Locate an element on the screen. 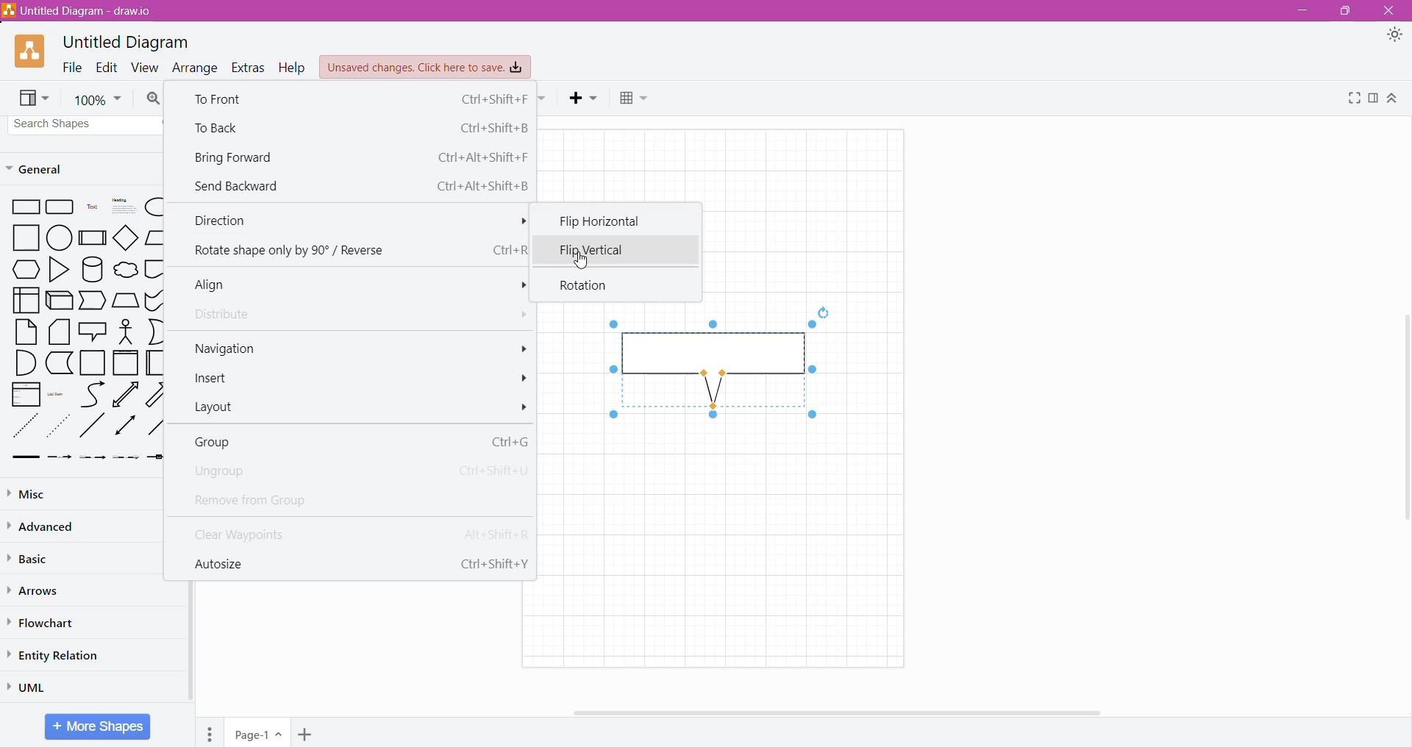  more is located at coordinates (516, 286).